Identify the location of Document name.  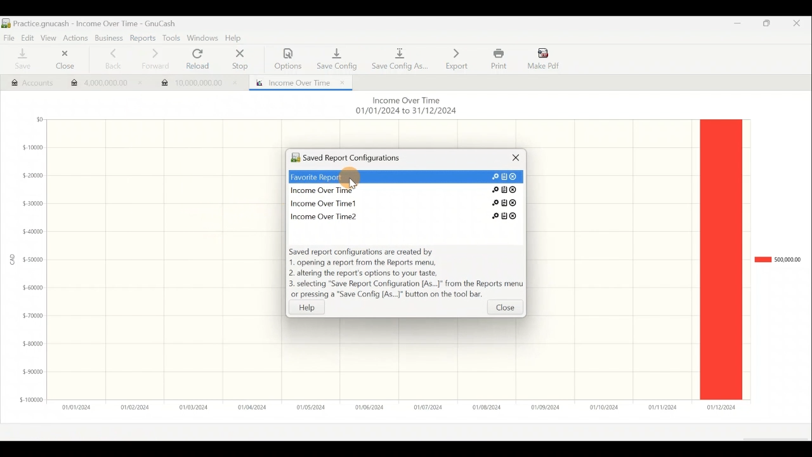
(95, 23).